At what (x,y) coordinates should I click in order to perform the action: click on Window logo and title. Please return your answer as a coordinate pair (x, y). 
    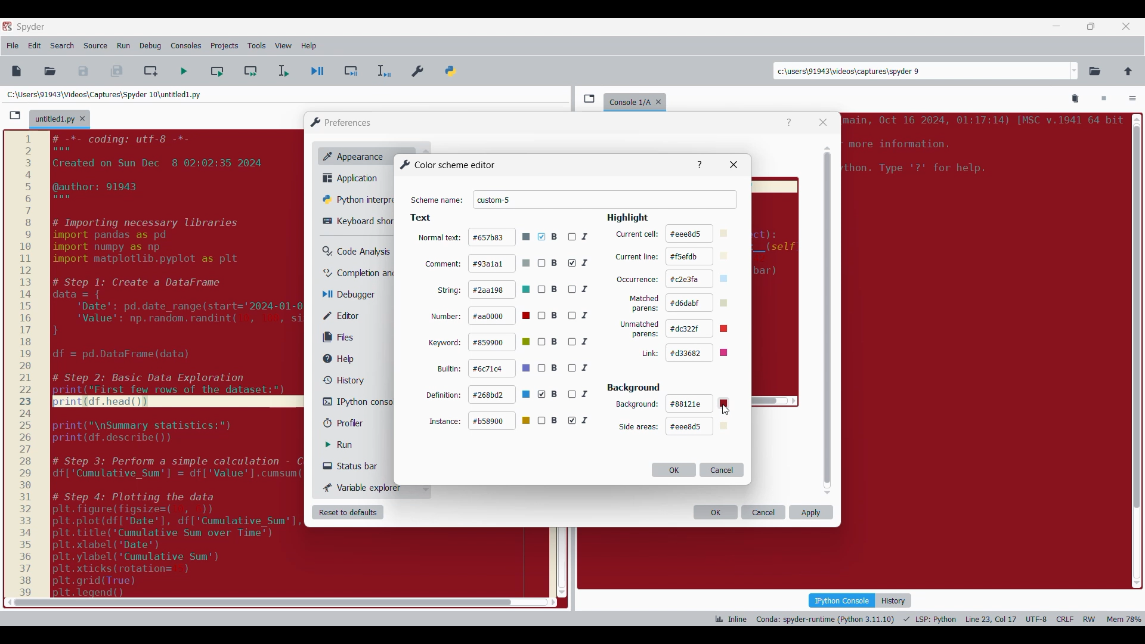
    Looking at the image, I should click on (341, 122).